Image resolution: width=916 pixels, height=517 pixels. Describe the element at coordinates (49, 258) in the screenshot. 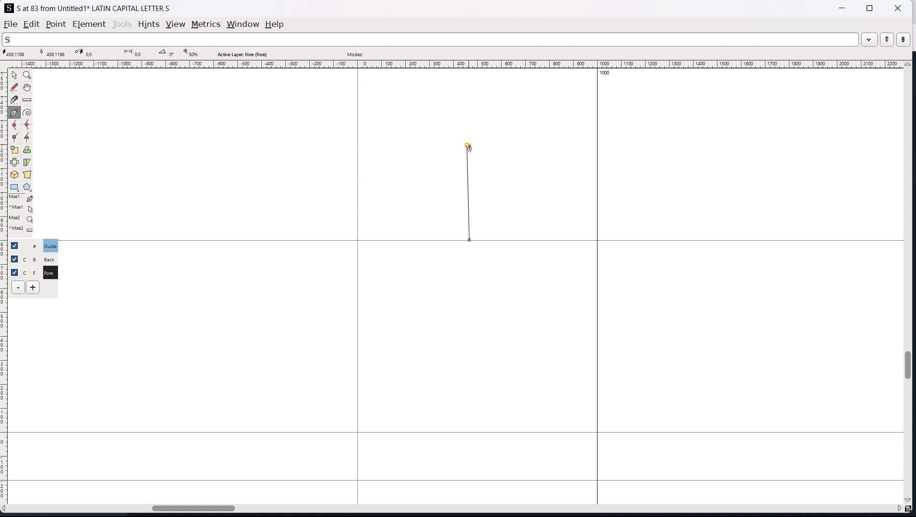

I see `C B Back` at that location.